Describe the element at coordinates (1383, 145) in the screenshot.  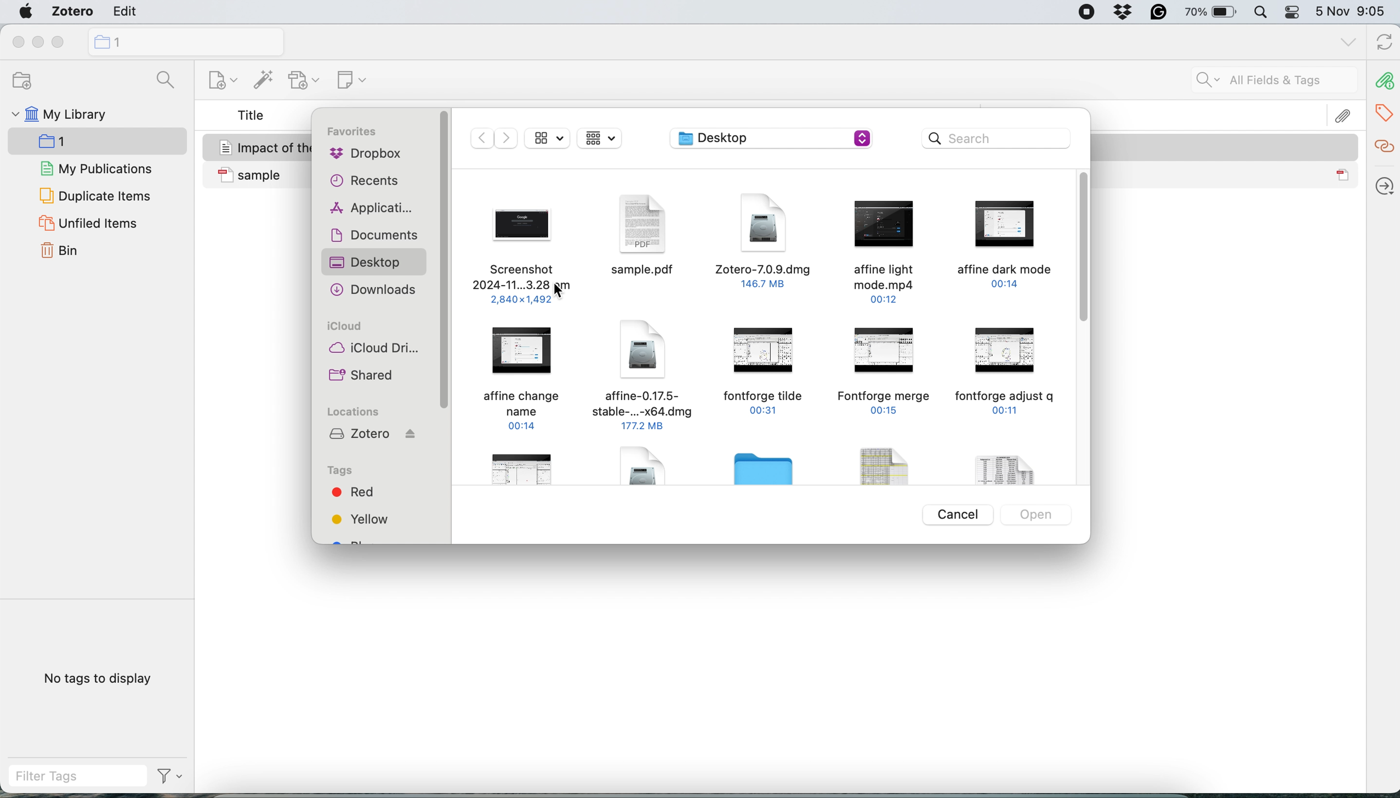
I see `related` at that location.